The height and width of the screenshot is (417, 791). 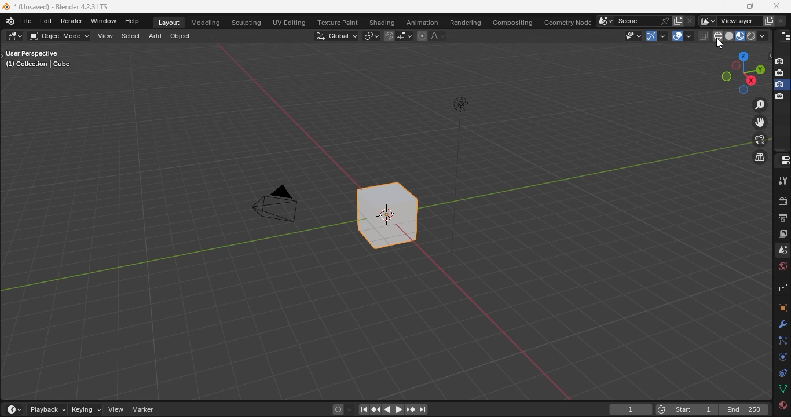 I want to click on disable in renders, so click(x=781, y=85).